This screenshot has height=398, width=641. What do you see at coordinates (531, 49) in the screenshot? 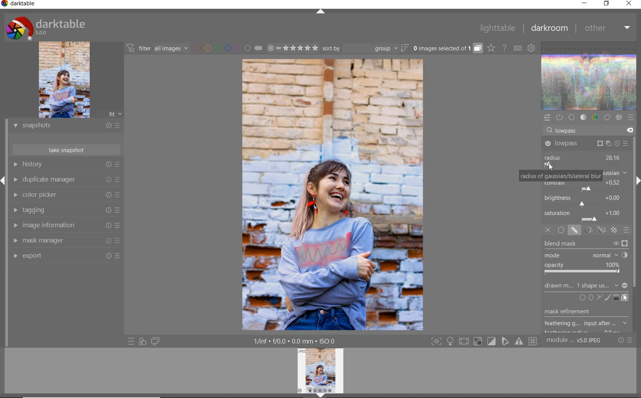
I see `show global preferences` at bounding box center [531, 49].